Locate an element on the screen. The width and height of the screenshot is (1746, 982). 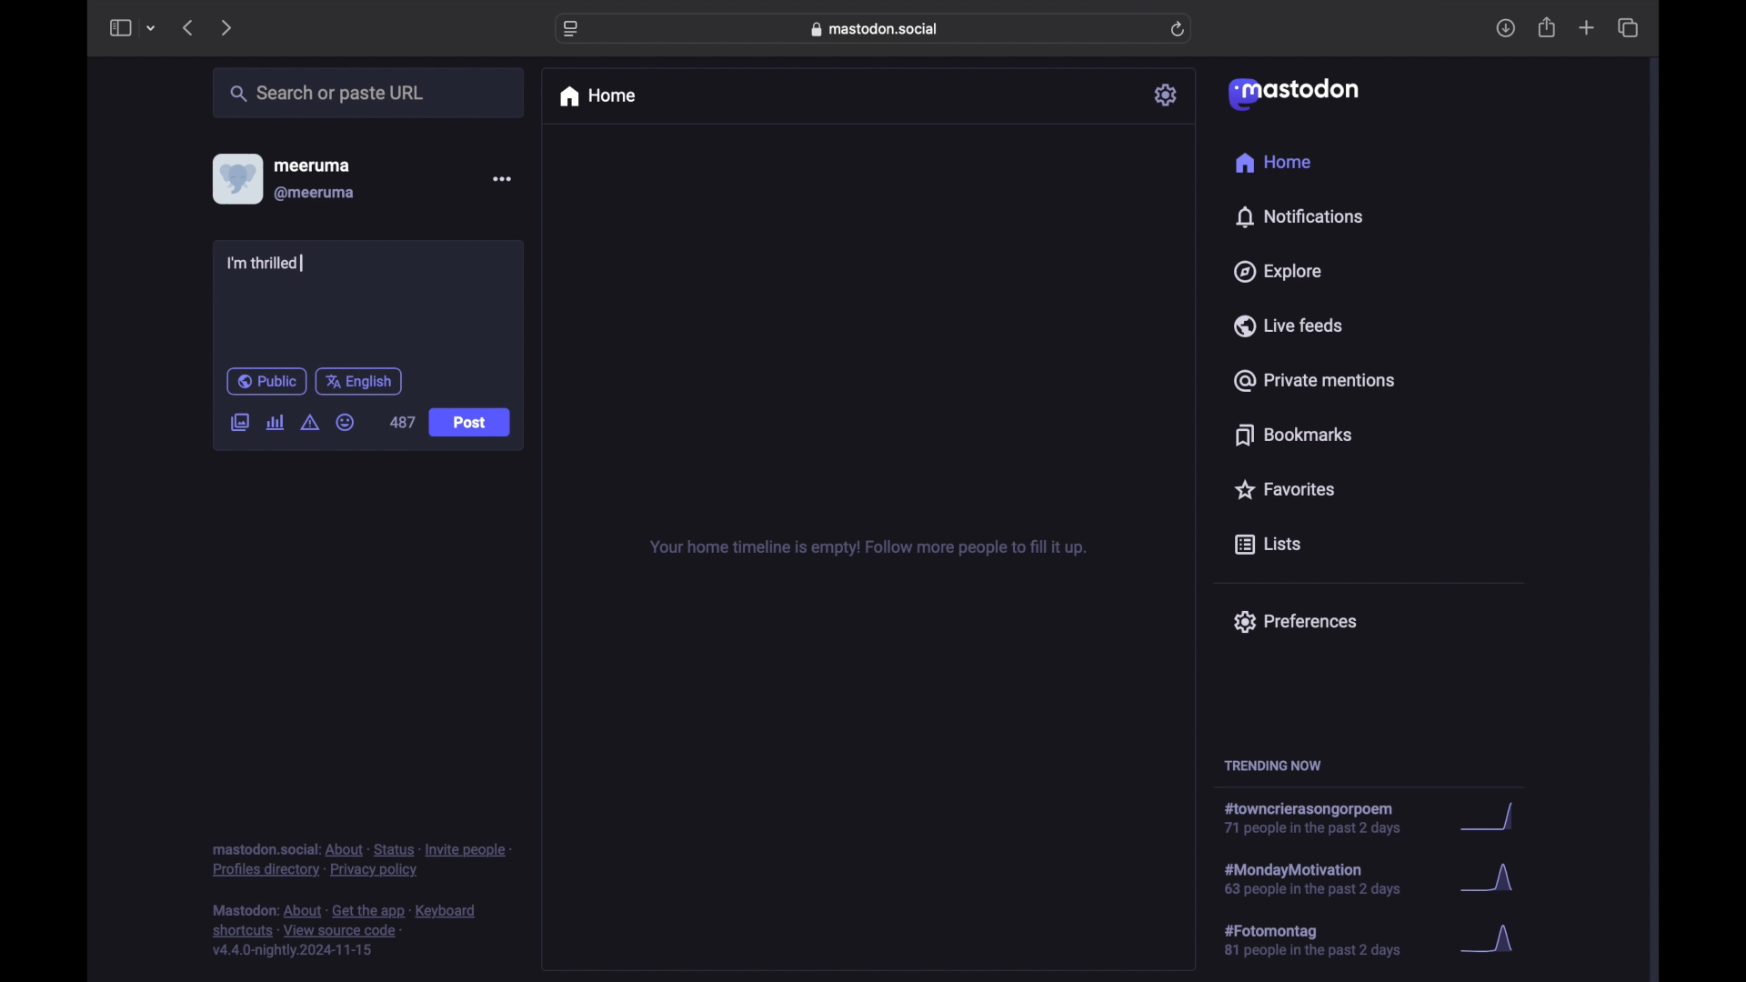
@meeruma is located at coordinates (316, 194).